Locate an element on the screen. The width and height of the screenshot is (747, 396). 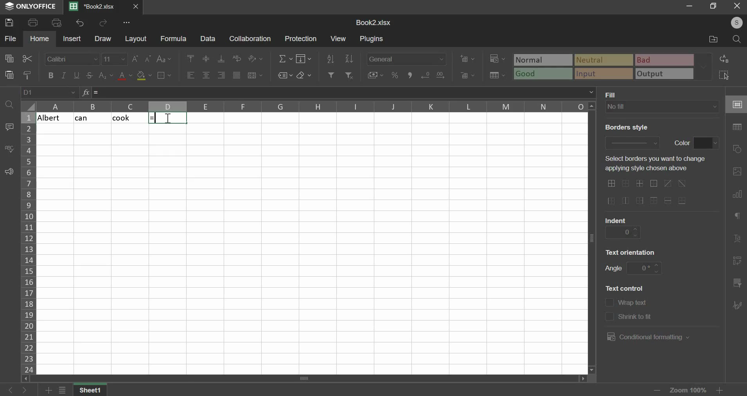
change case is located at coordinates (163, 59).